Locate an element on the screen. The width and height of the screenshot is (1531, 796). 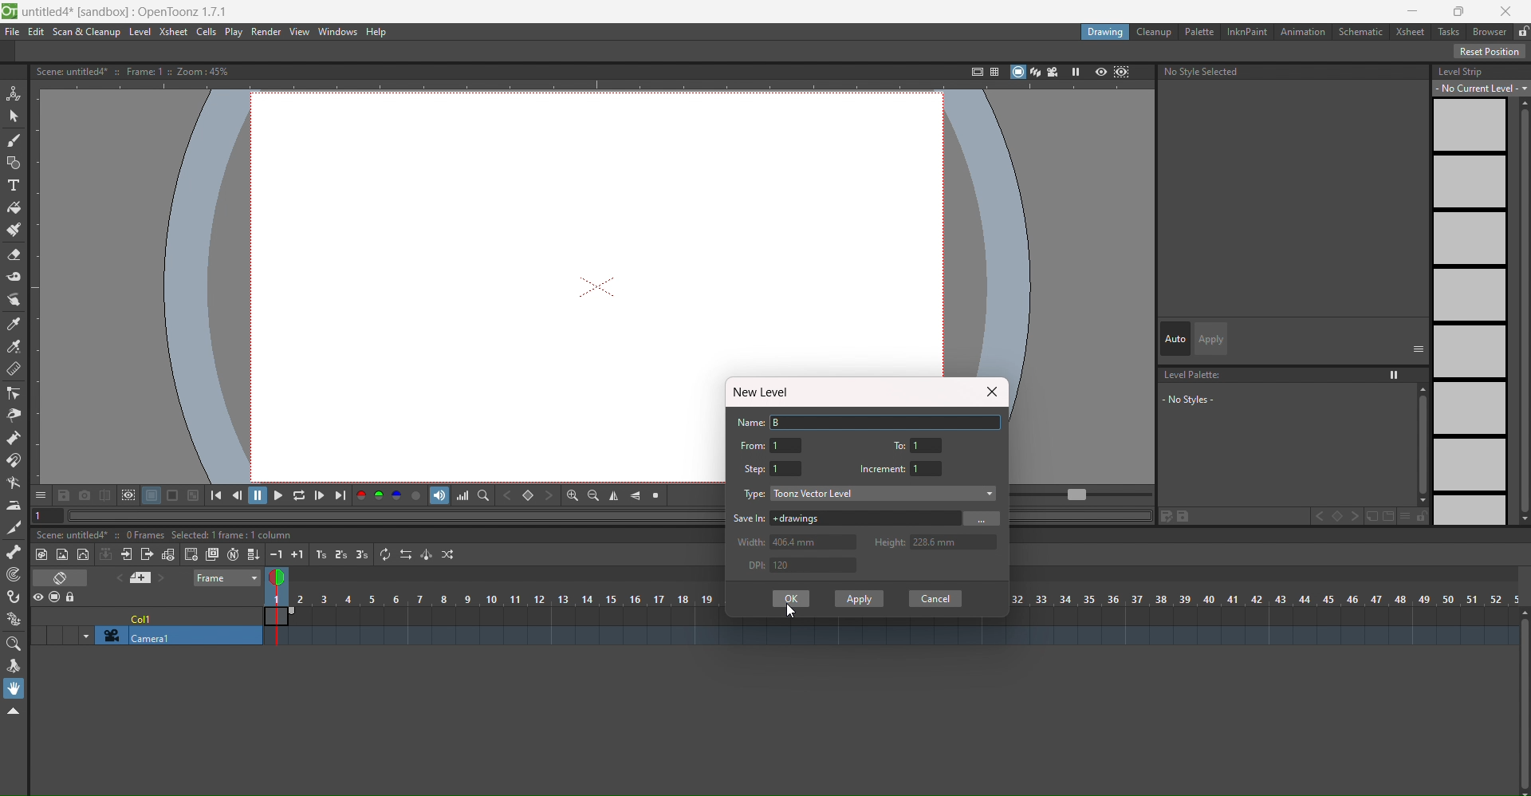
ruler tool is located at coordinates (14, 369).